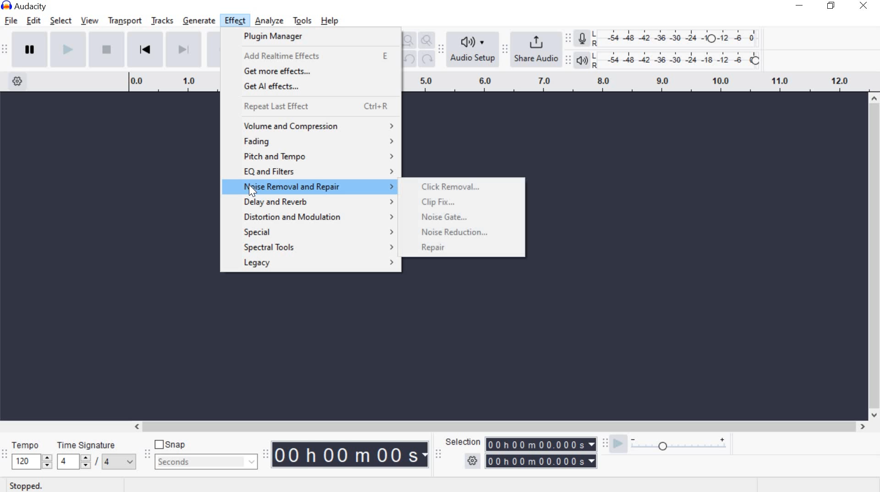 Image resolution: width=880 pixels, height=492 pixels. What do you see at coordinates (472, 462) in the screenshot?
I see `selection option` at bounding box center [472, 462].